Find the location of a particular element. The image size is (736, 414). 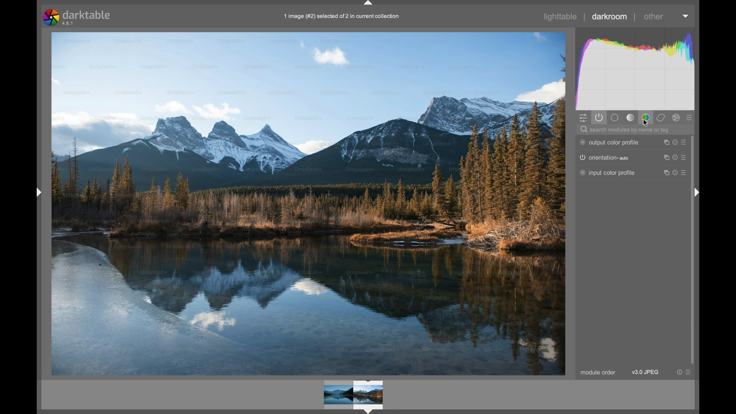

presets is located at coordinates (685, 143).